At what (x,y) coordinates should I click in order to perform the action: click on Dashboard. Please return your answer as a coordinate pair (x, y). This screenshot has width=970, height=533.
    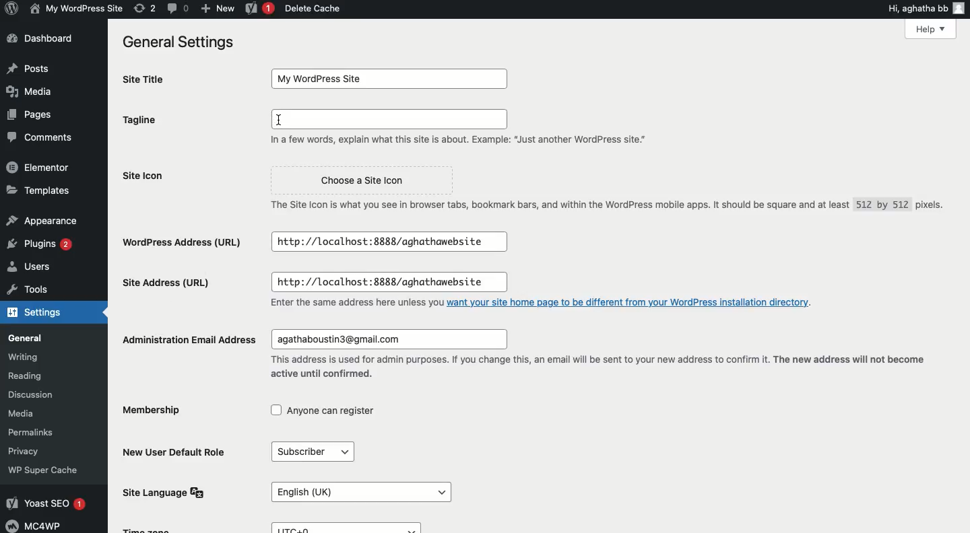
    Looking at the image, I should click on (44, 39).